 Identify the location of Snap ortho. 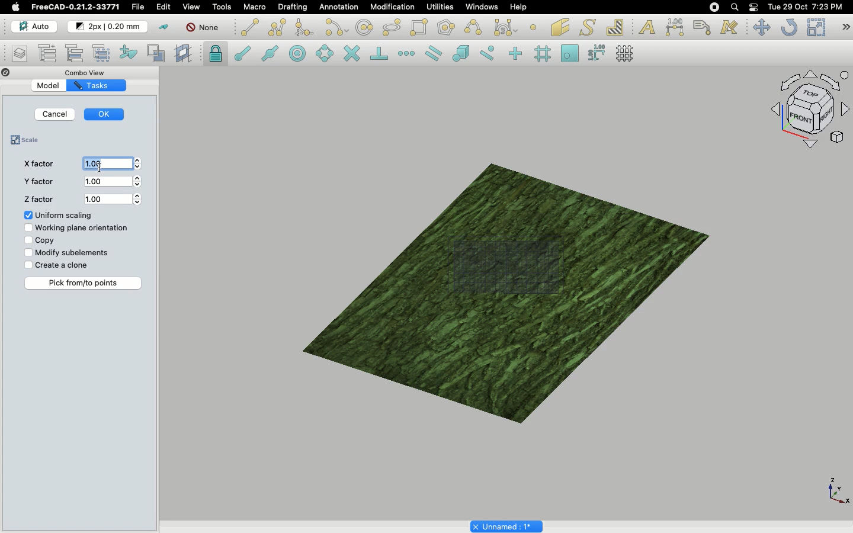
(512, 53).